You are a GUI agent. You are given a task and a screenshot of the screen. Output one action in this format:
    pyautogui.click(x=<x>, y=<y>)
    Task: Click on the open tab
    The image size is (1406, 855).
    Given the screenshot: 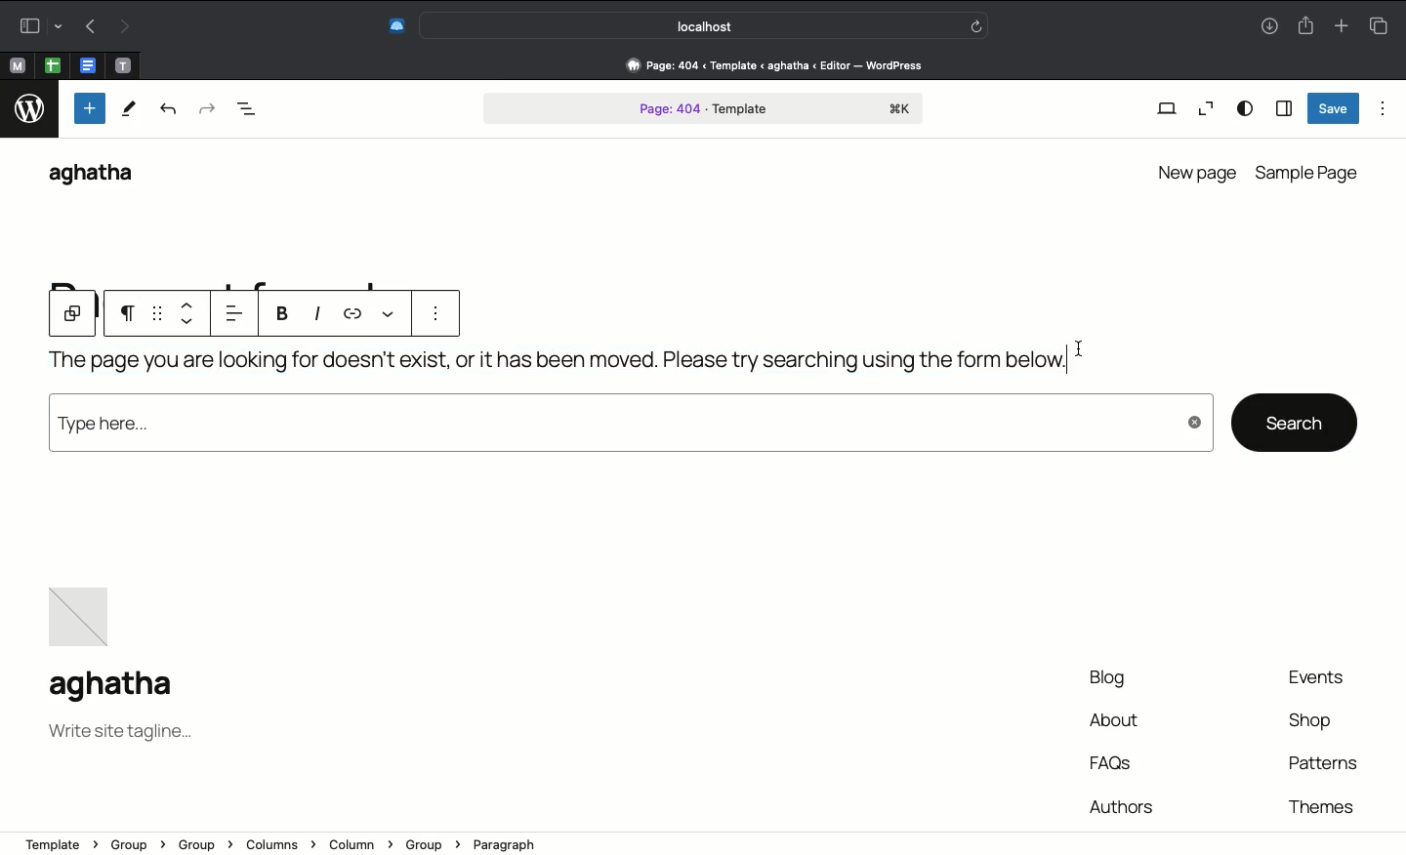 What is the action you would take?
    pyautogui.click(x=123, y=66)
    